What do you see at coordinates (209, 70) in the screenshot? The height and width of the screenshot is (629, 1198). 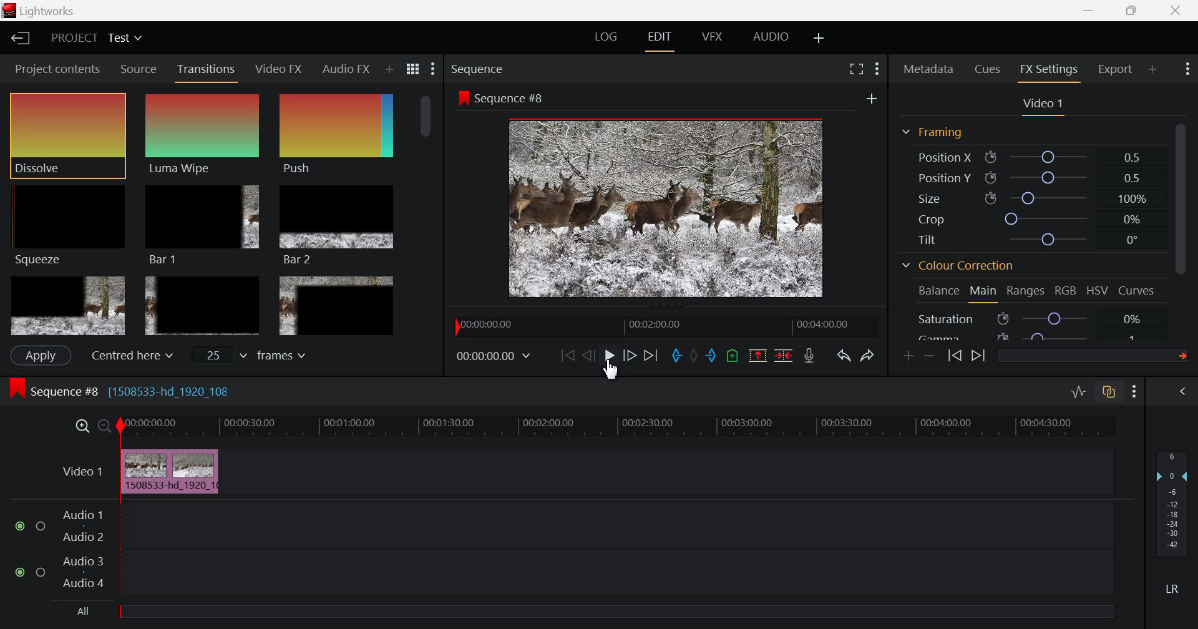 I see `Transitions Tab Open` at bounding box center [209, 70].